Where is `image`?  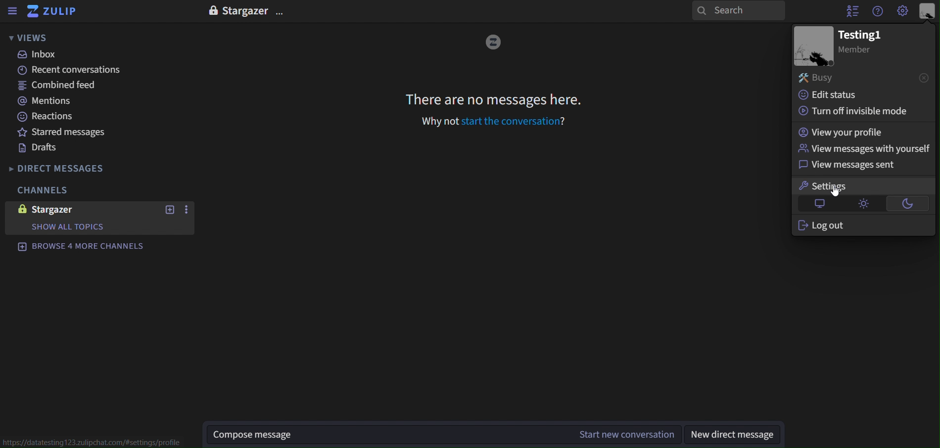
image is located at coordinates (845, 46).